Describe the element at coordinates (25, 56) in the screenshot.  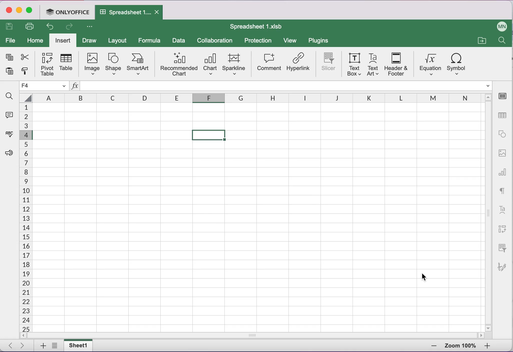
I see `cut` at that location.